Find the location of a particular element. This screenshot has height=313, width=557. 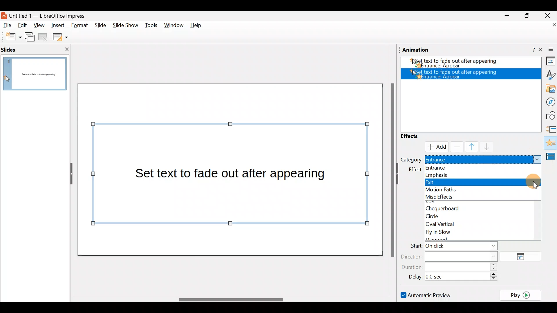

Automatic preview is located at coordinates (427, 295).